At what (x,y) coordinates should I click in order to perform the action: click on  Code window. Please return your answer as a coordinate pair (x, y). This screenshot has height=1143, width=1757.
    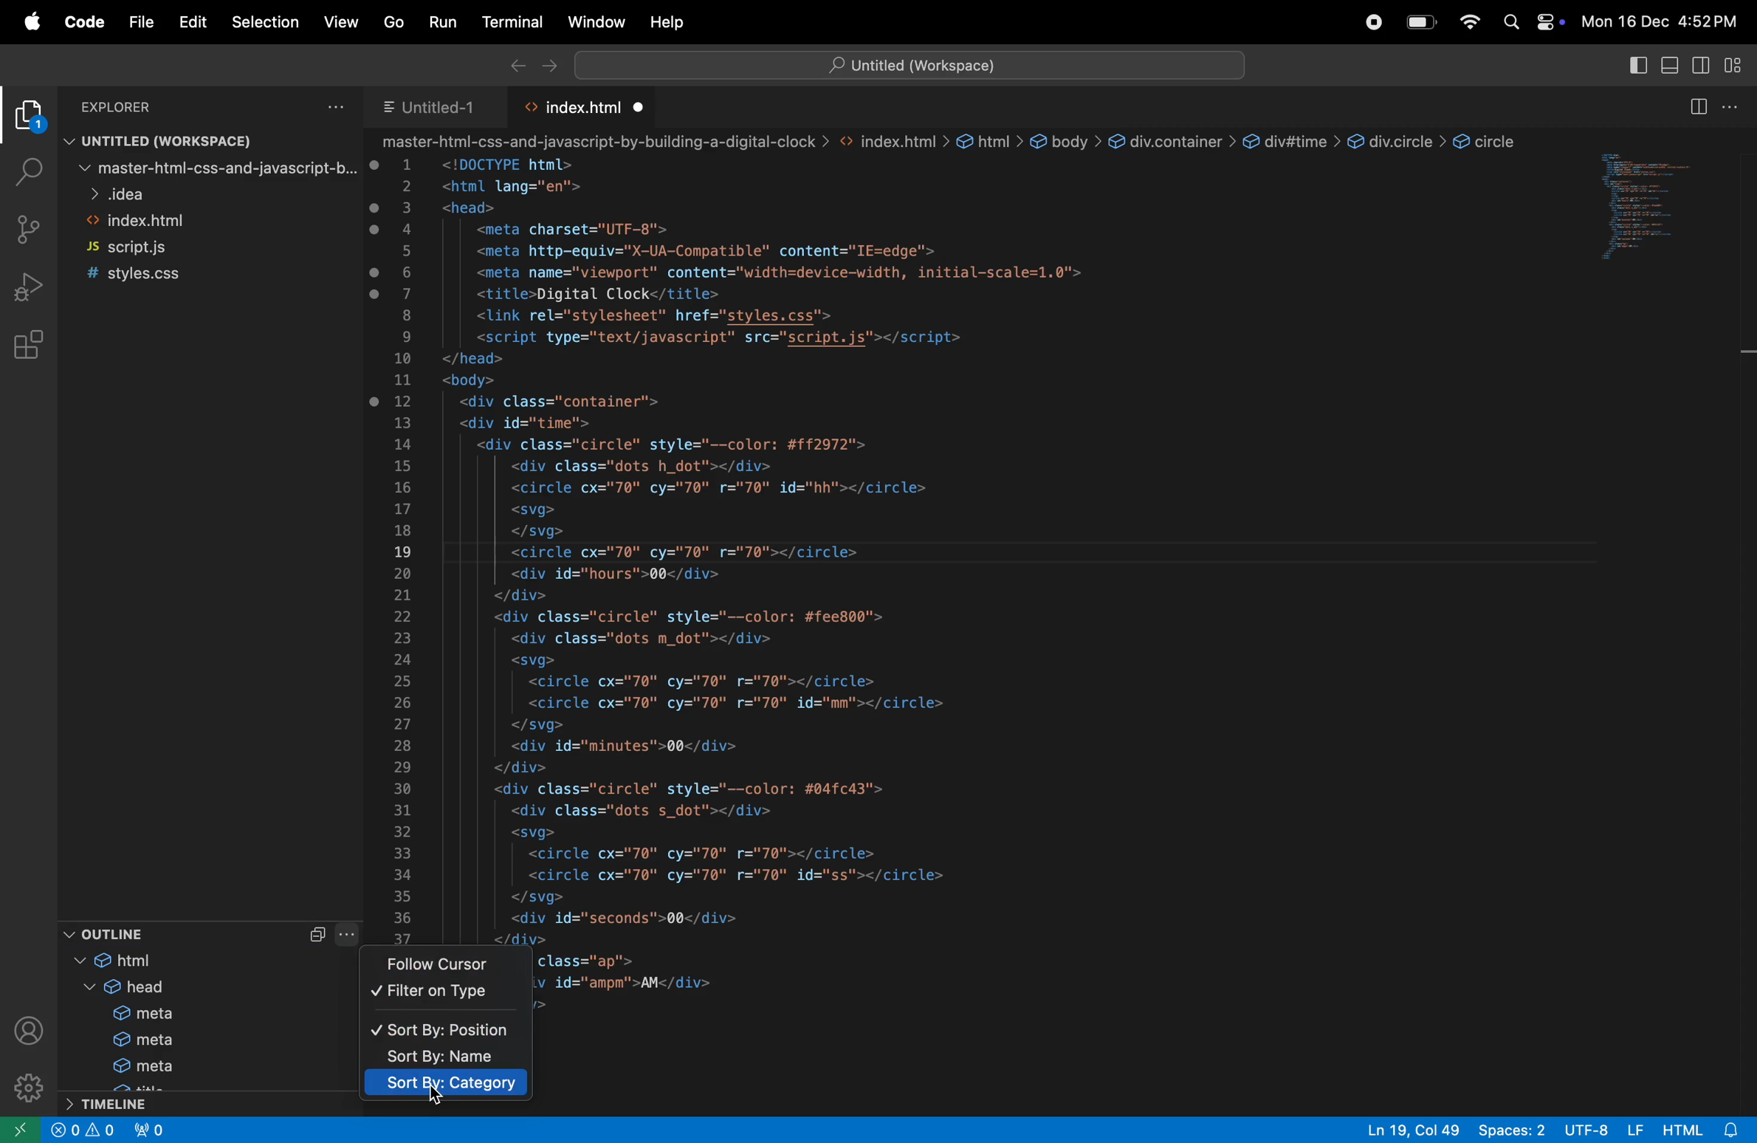
    Looking at the image, I should click on (1663, 215).